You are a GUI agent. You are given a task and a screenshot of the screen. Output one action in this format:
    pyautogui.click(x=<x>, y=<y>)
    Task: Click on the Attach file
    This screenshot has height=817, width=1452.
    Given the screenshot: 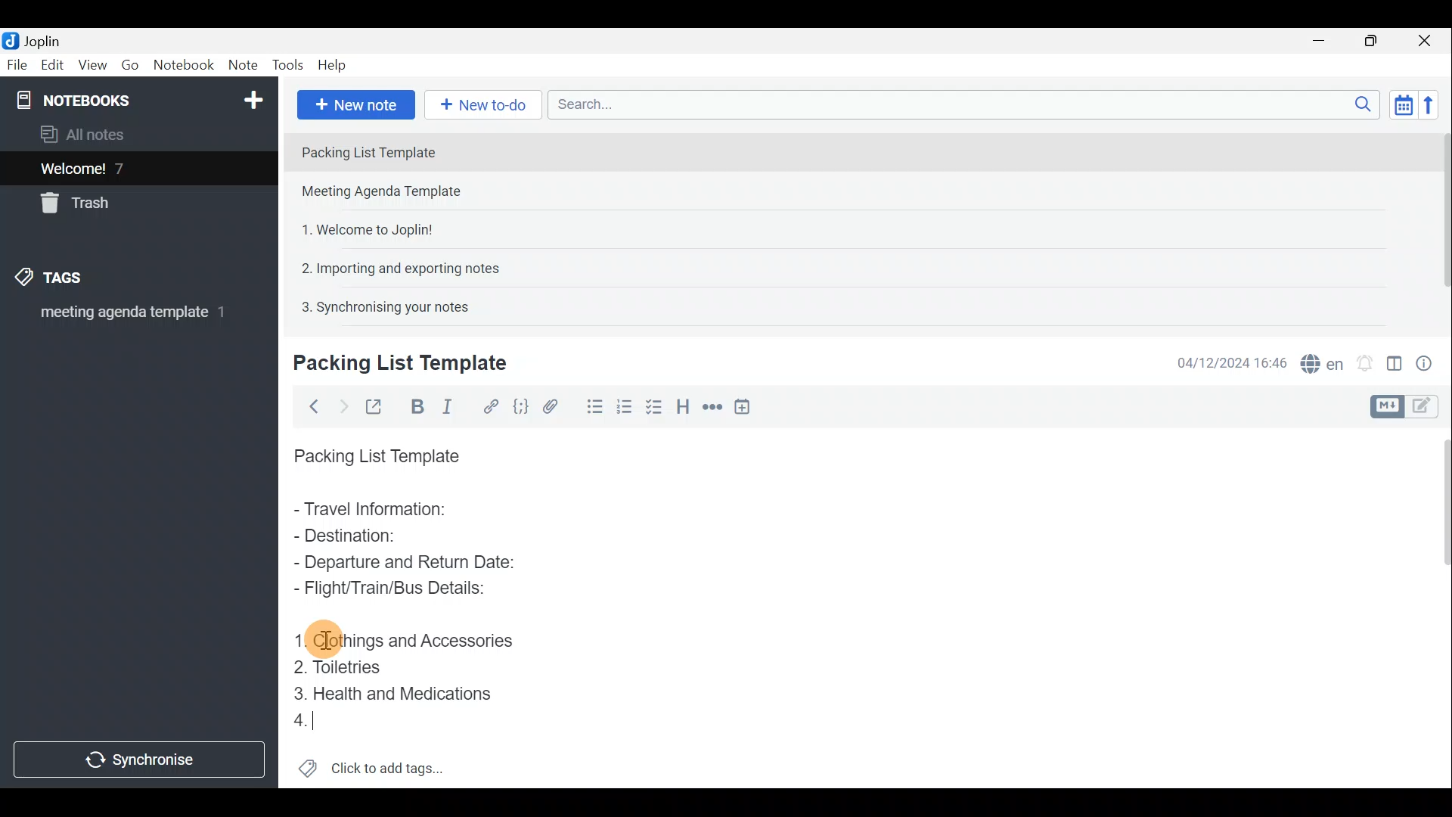 What is the action you would take?
    pyautogui.click(x=551, y=405)
    